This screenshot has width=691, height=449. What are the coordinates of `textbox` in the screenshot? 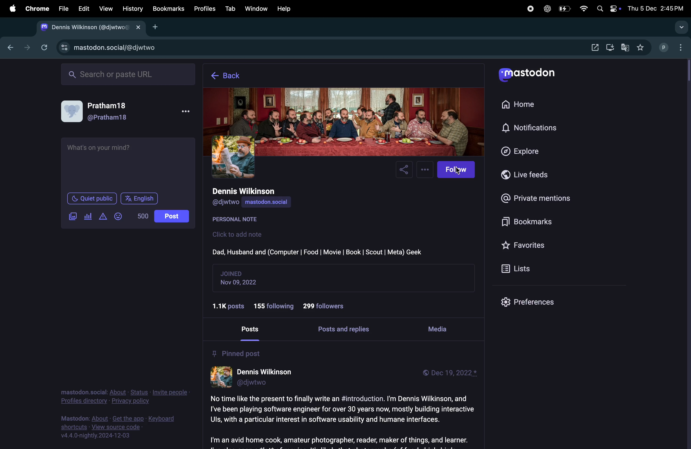 It's located at (129, 164).